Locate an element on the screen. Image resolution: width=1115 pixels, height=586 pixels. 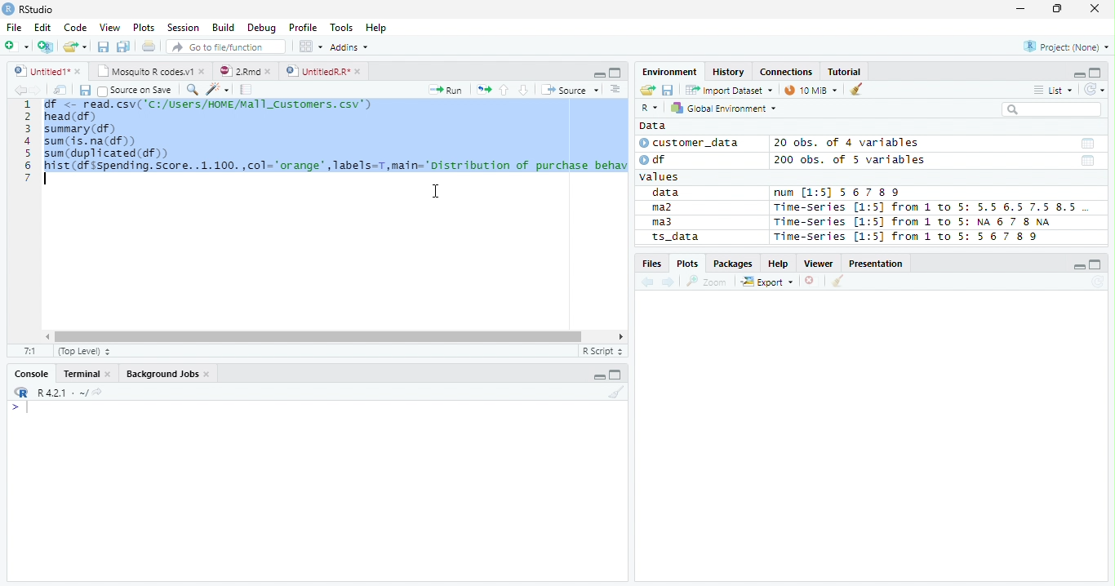
Maximize is located at coordinates (615, 72).